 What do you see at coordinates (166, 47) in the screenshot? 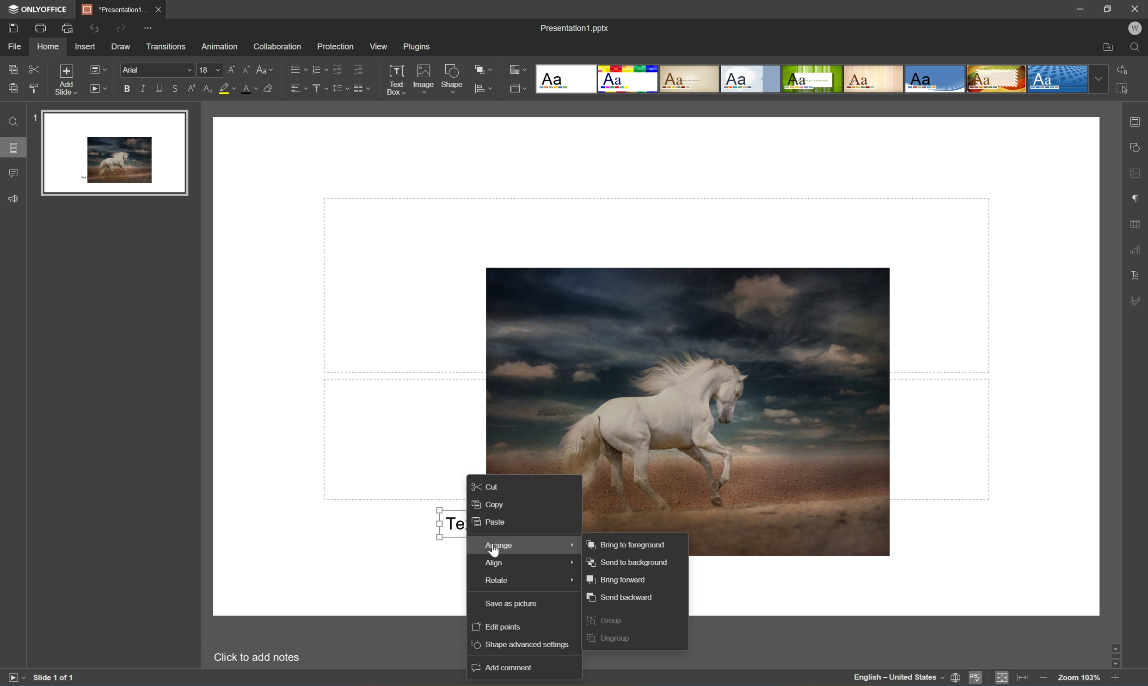
I see `Transitions` at bounding box center [166, 47].